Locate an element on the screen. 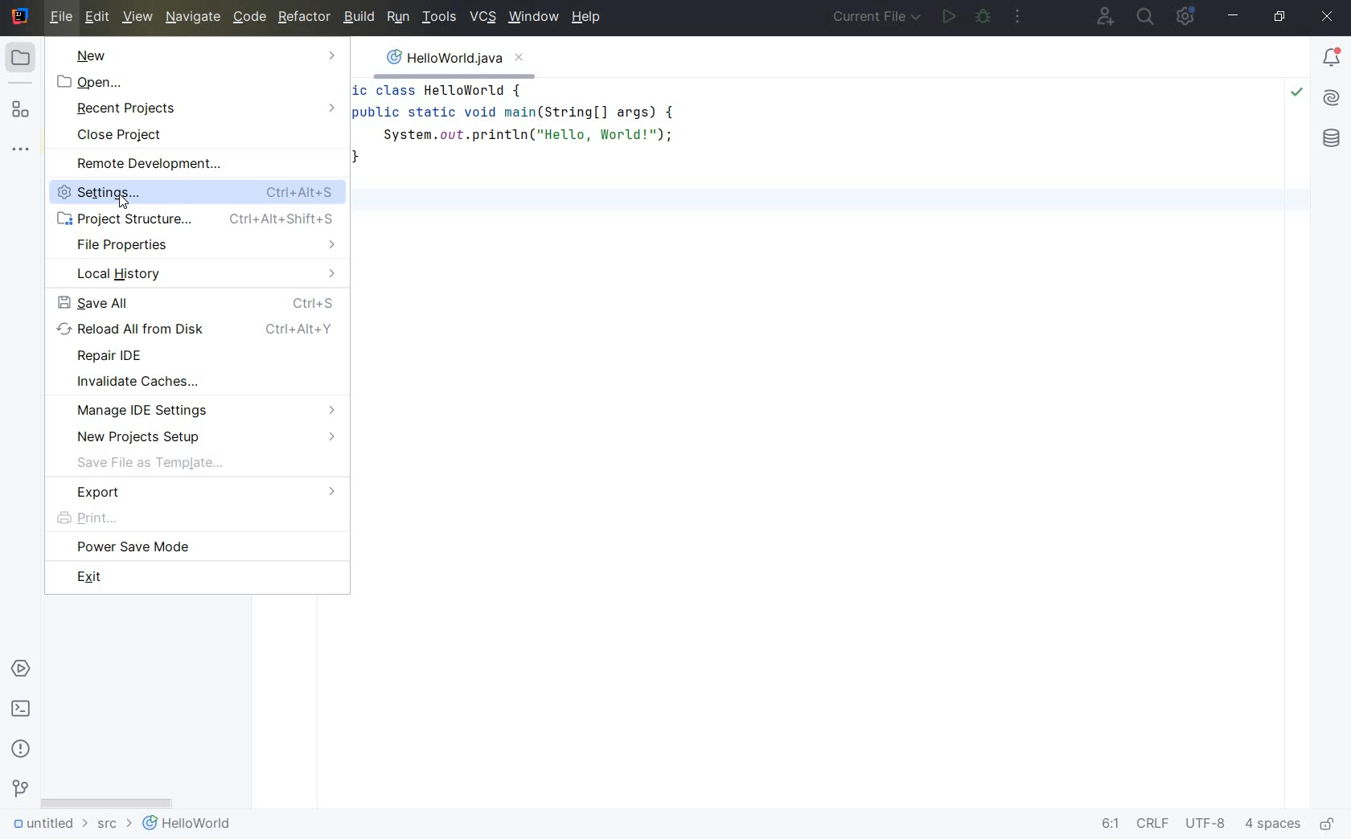 This screenshot has width=1351, height=839. problems is located at coordinates (21, 748).